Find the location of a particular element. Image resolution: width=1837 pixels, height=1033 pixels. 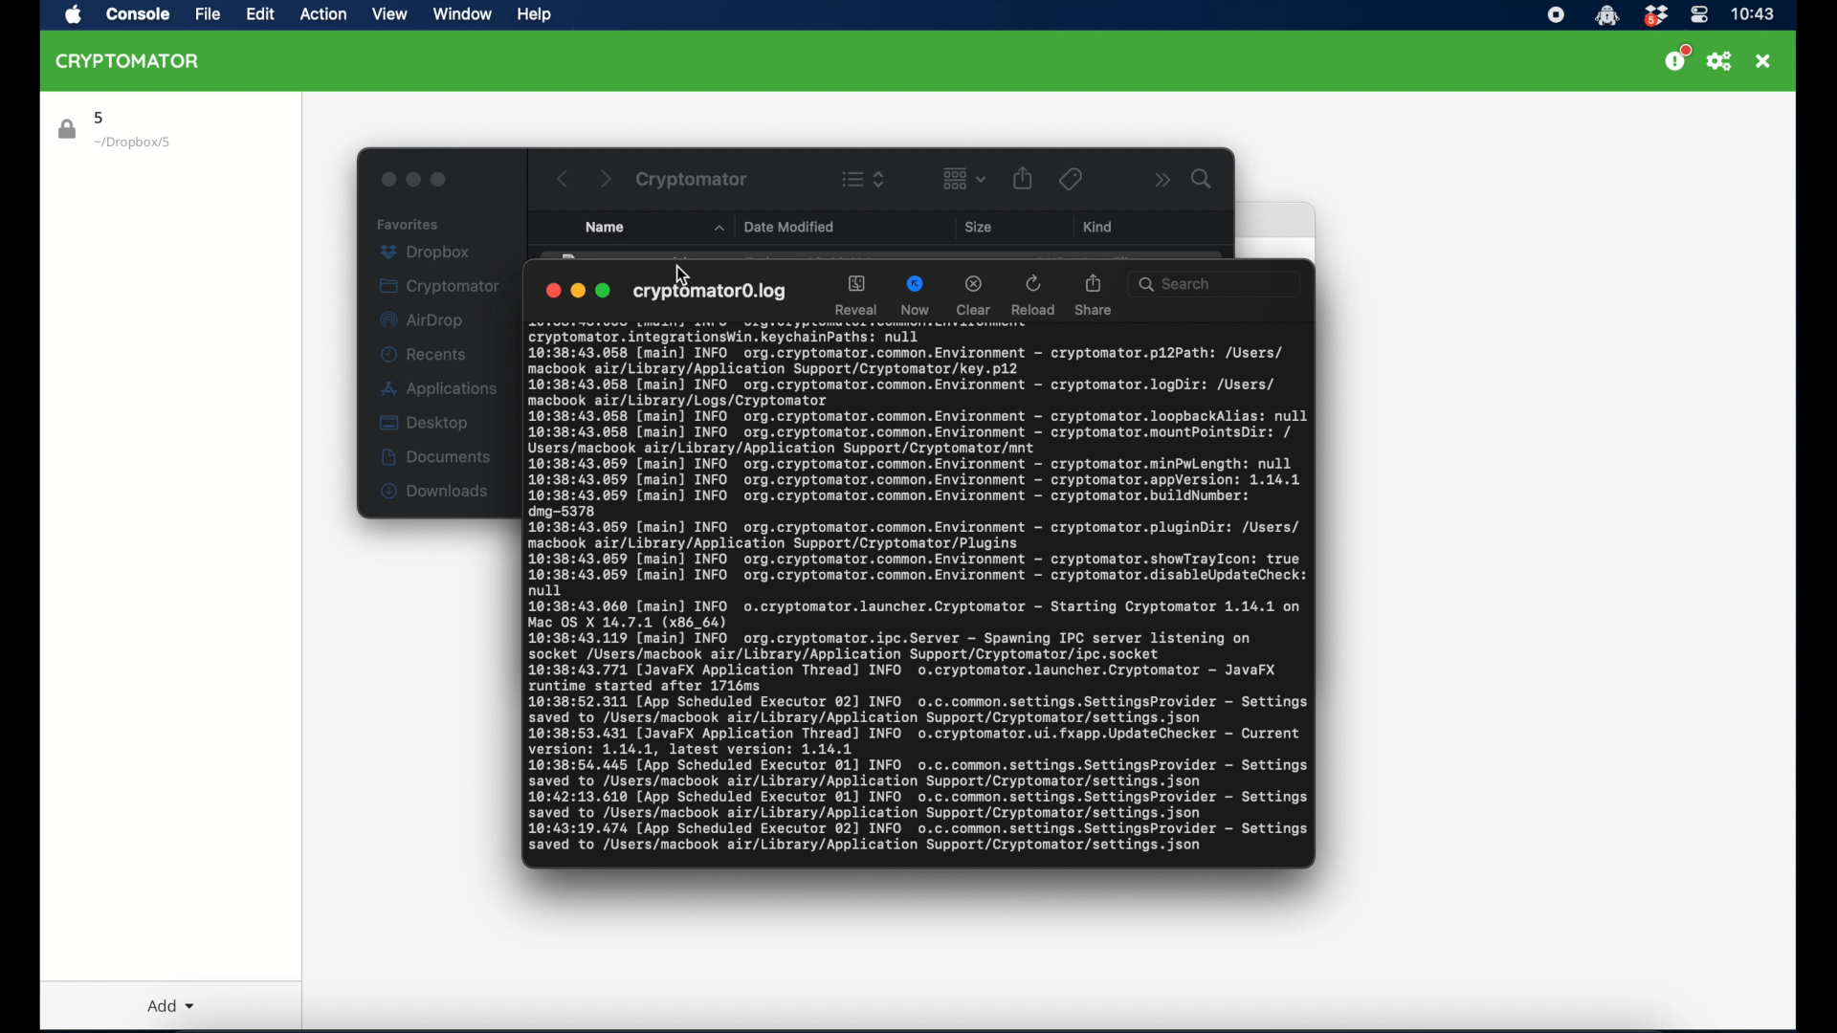

maximize is located at coordinates (439, 180).